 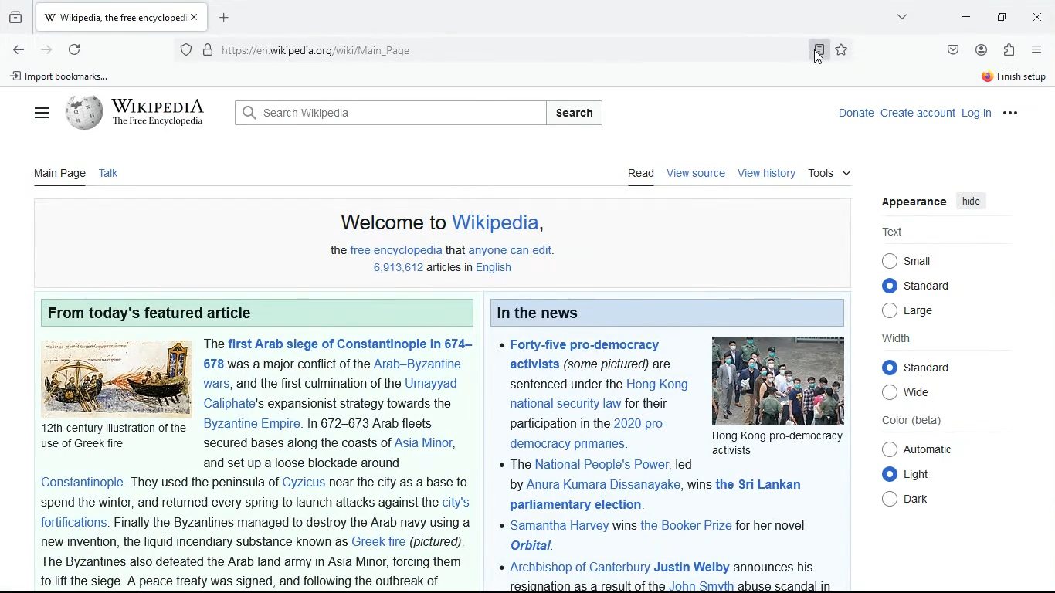 What do you see at coordinates (74, 51) in the screenshot?
I see `refresh` at bounding box center [74, 51].